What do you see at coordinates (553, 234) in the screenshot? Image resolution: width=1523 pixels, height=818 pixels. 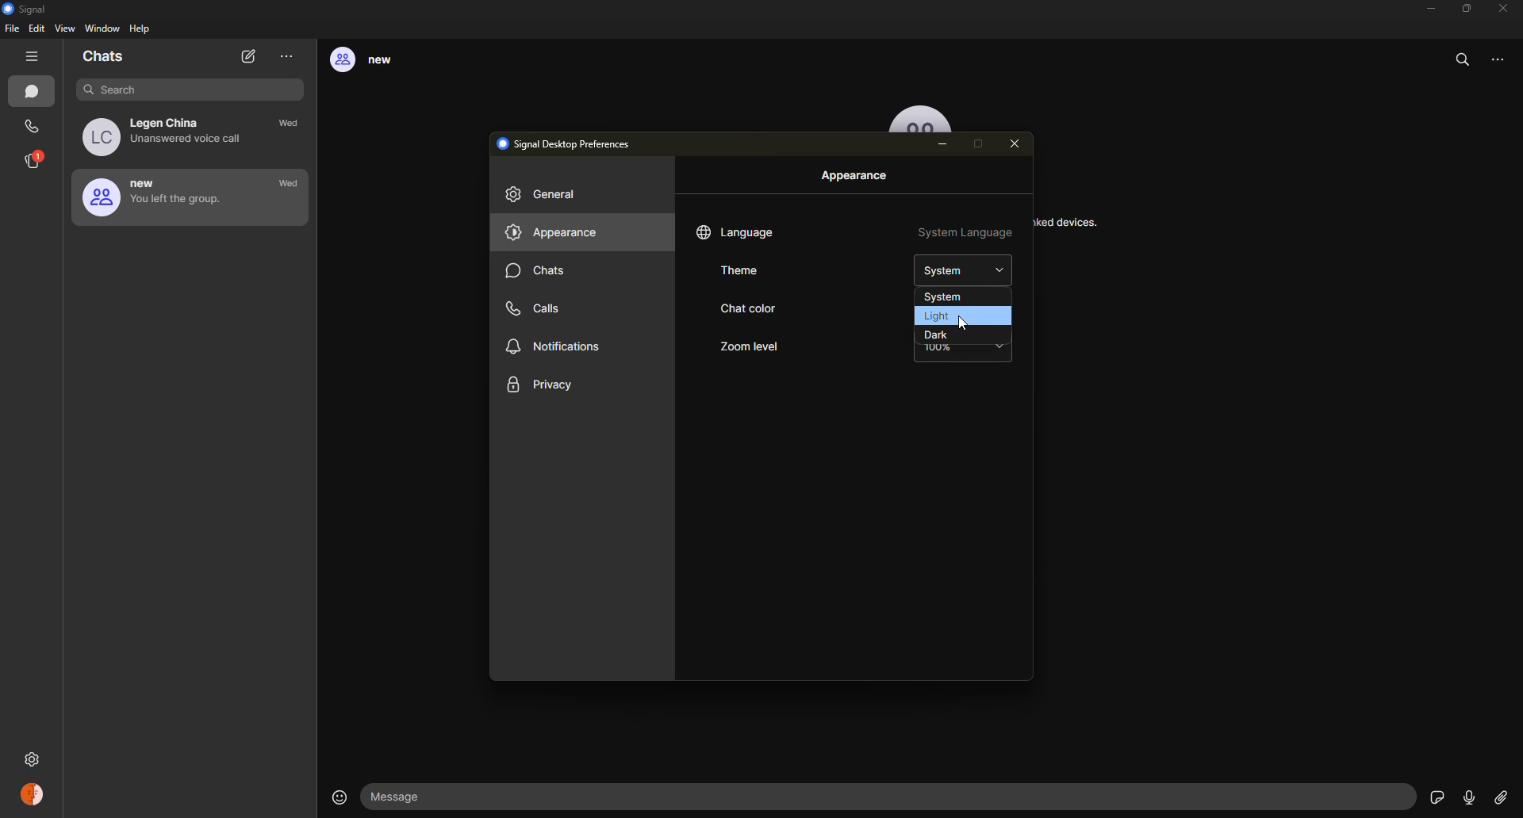 I see `appearance` at bounding box center [553, 234].